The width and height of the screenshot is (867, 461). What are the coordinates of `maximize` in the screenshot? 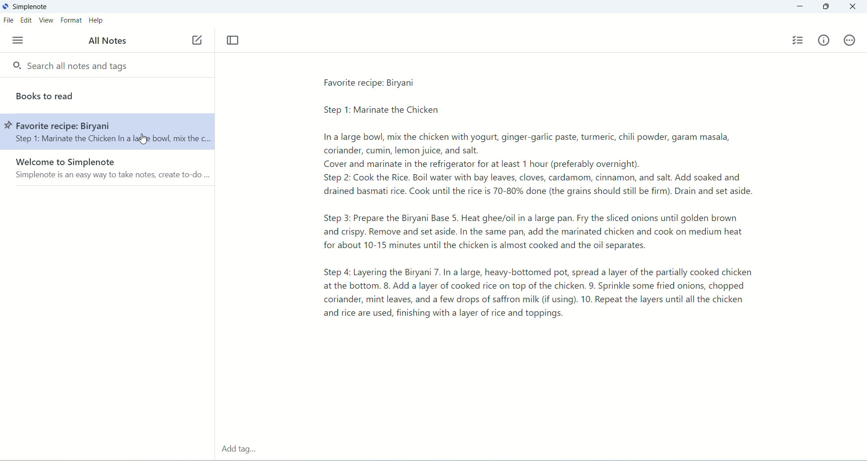 It's located at (828, 7).